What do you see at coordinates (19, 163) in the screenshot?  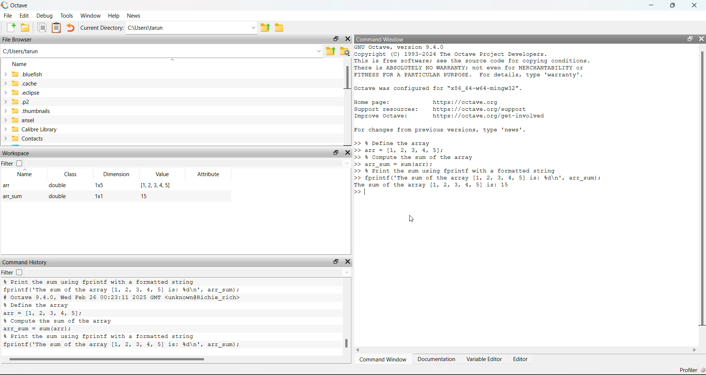 I see `Check box` at bounding box center [19, 163].